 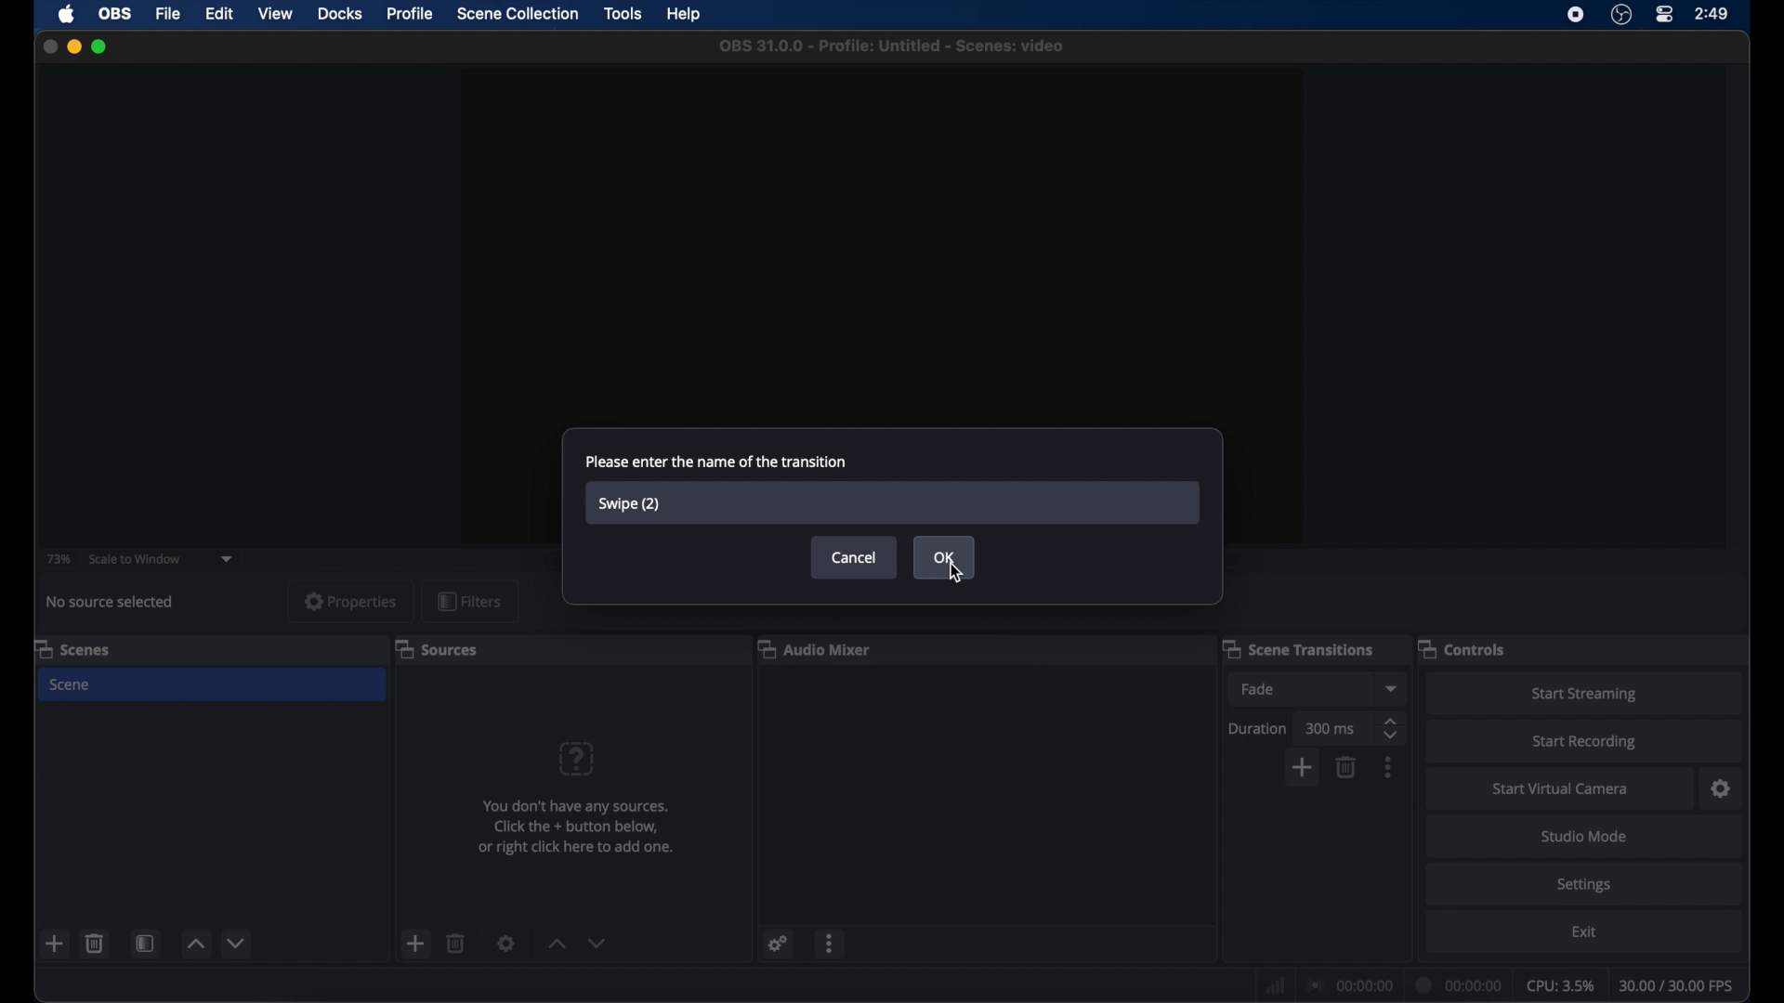 What do you see at coordinates (238, 943) in the screenshot?
I see `decrement ` at bounding box center [238, 943].